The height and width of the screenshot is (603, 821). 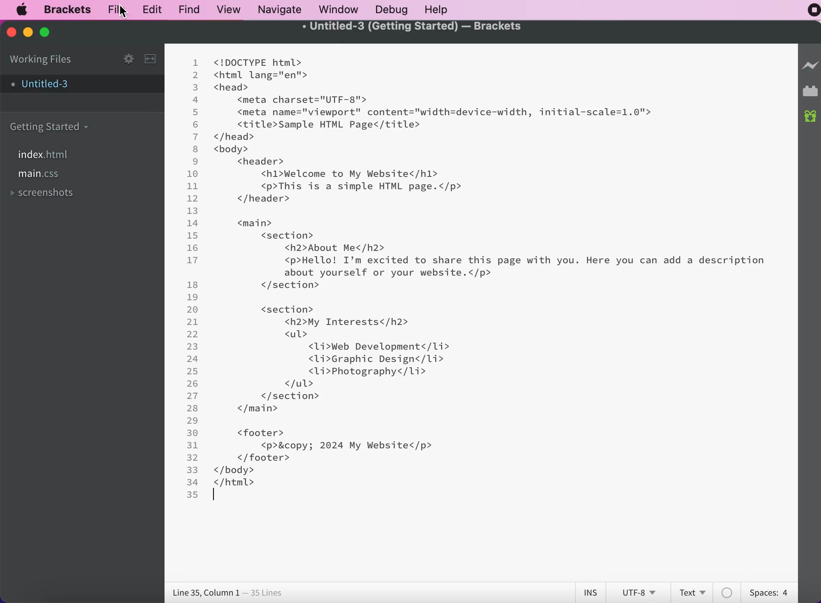 I want to click on 2, so click(x=196, y=75).